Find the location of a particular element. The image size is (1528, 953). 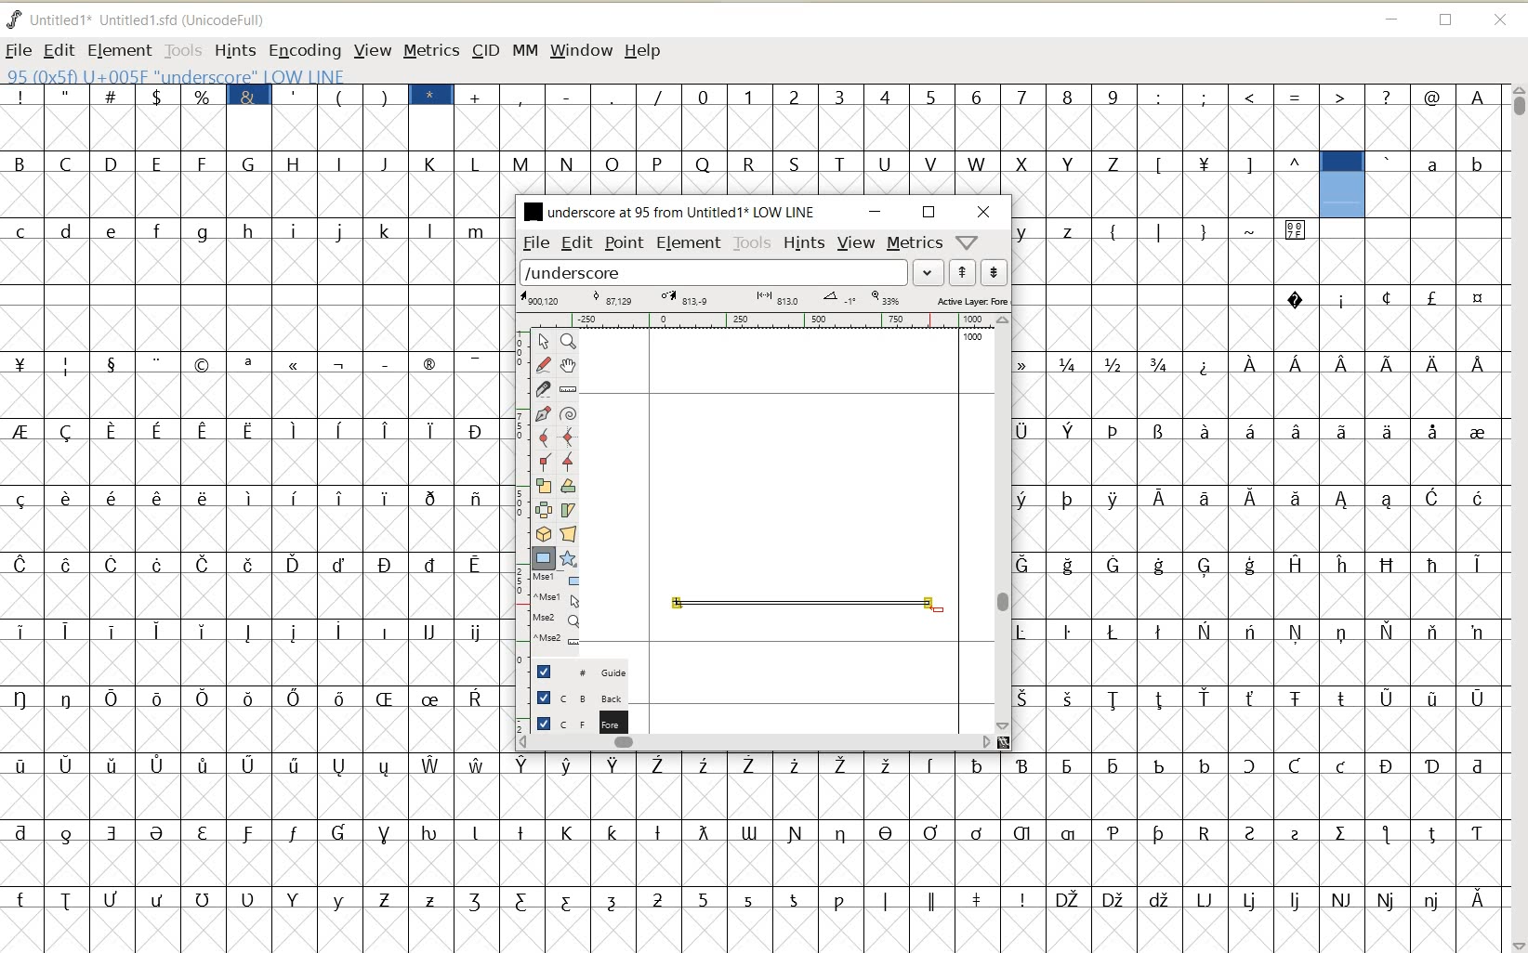

FILE is located at coordinates (19, 50).